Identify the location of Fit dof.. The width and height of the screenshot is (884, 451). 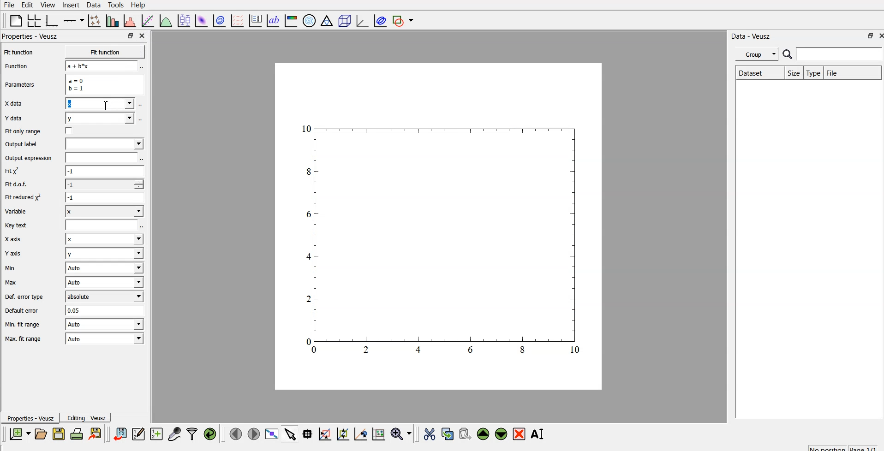
(23, 184).